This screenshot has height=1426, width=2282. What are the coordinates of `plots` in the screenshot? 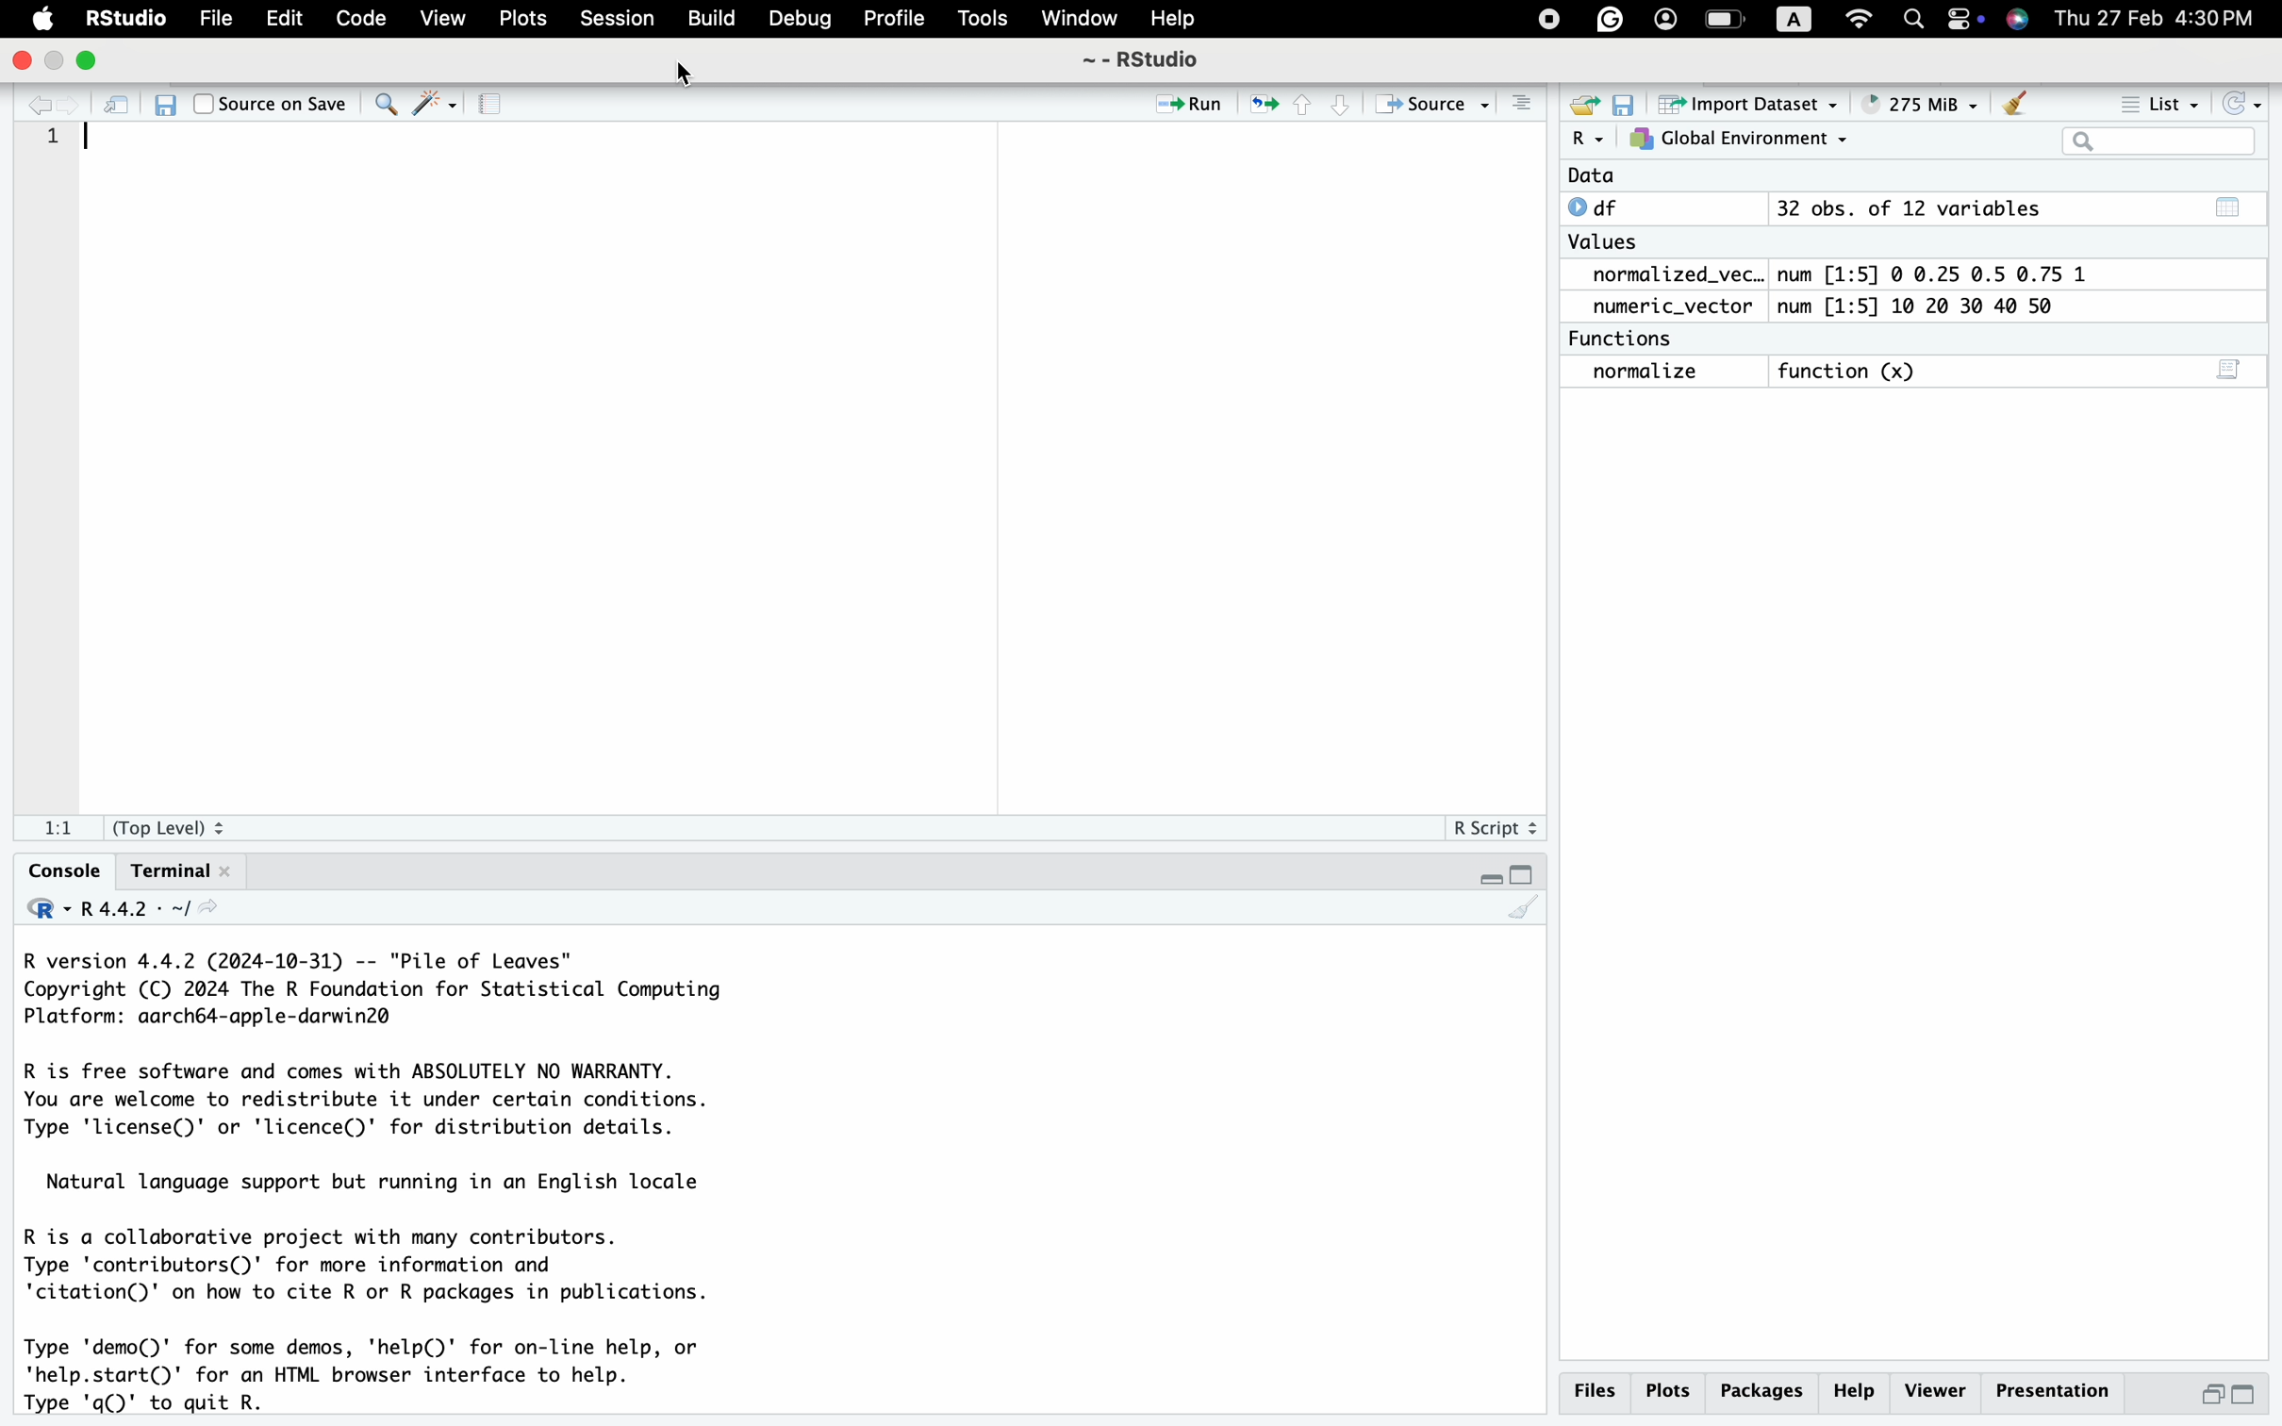 It's located at (522, 18).